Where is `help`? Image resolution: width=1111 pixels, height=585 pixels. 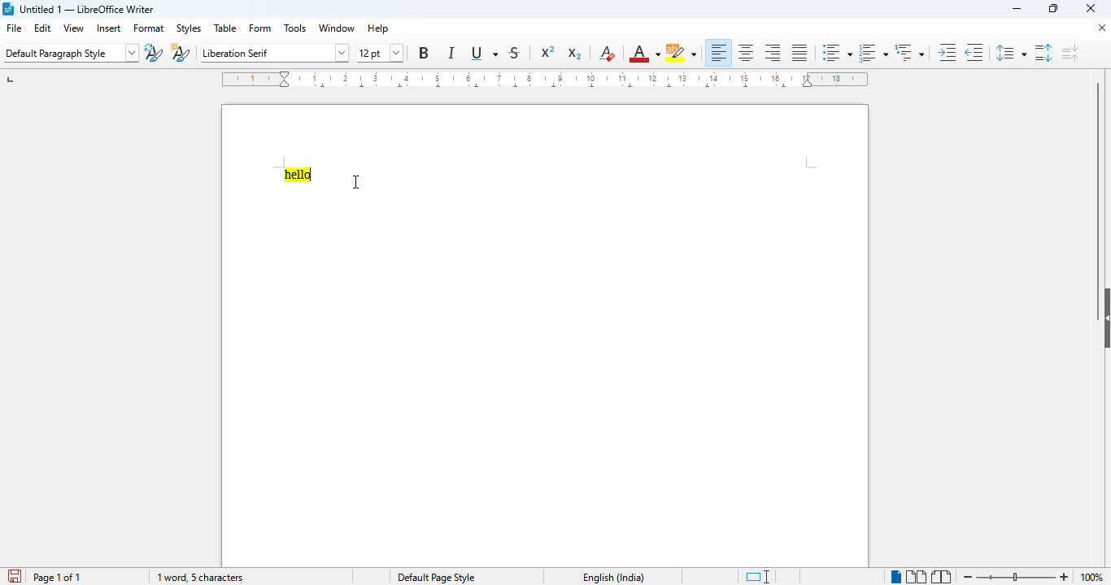 help is located at coordinates (378, 28).